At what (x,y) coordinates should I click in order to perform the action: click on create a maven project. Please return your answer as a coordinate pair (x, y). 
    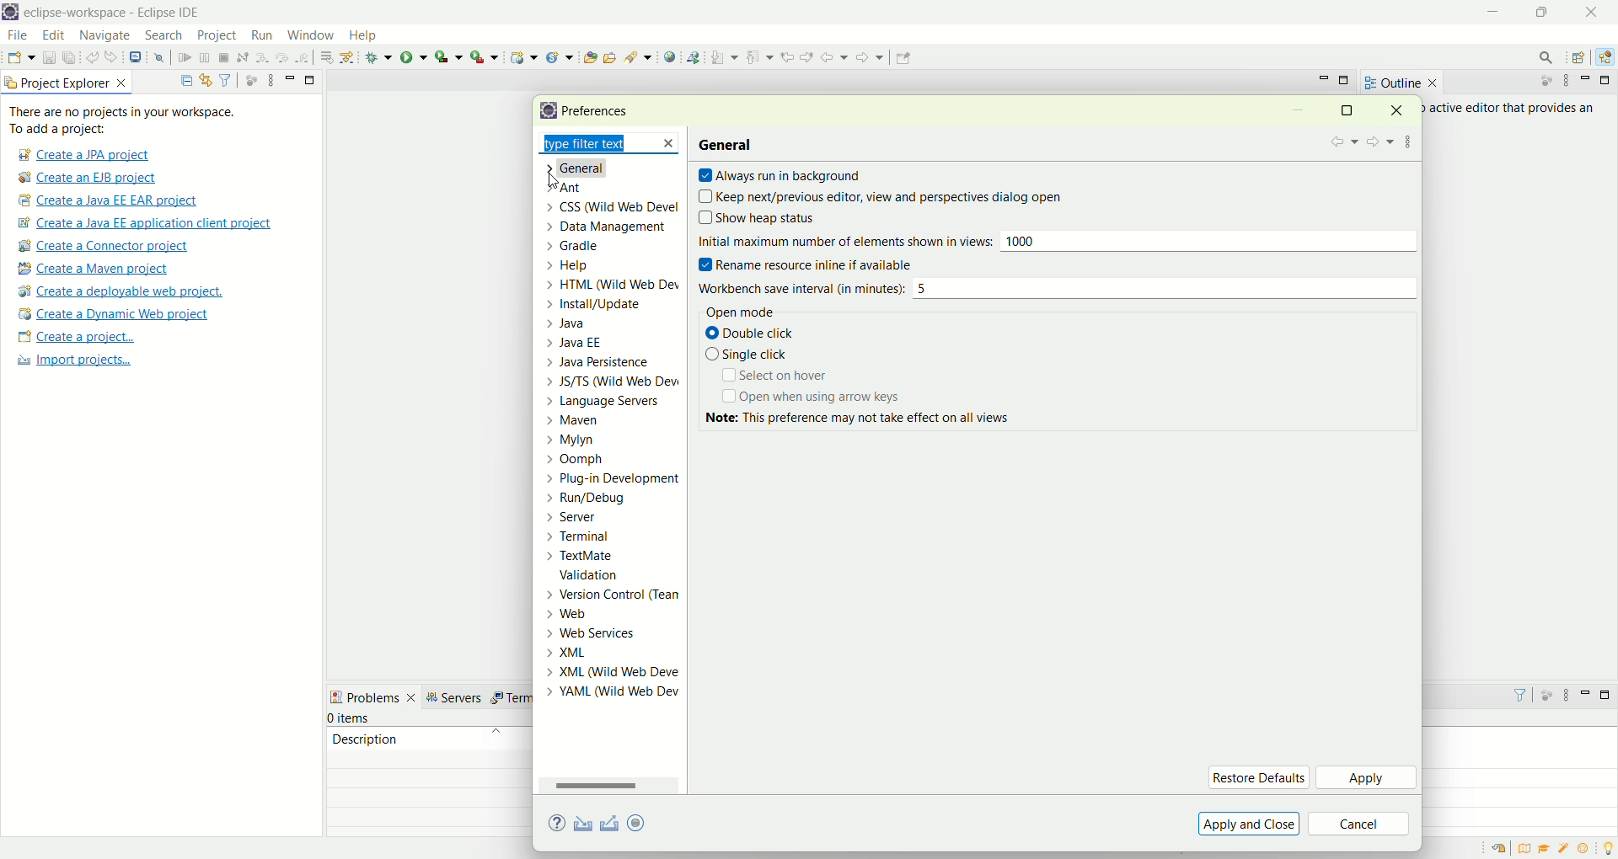
    Looking at the image, I should click on (99, 269).